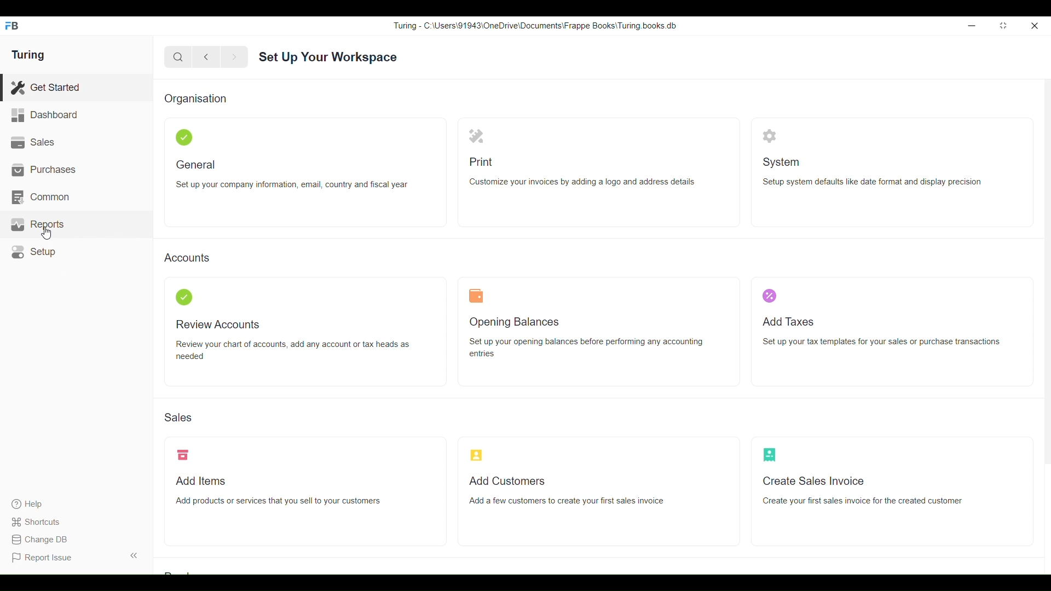  I want to click on Reports, so click(76, 225).